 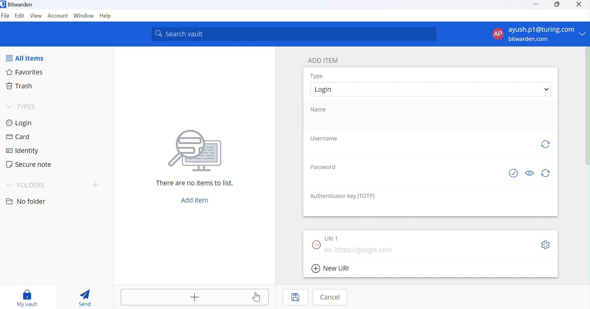 What do you see at coordinates (539, 34) in the screenshot?
I see `account menu` at bounding box center [539, 34].